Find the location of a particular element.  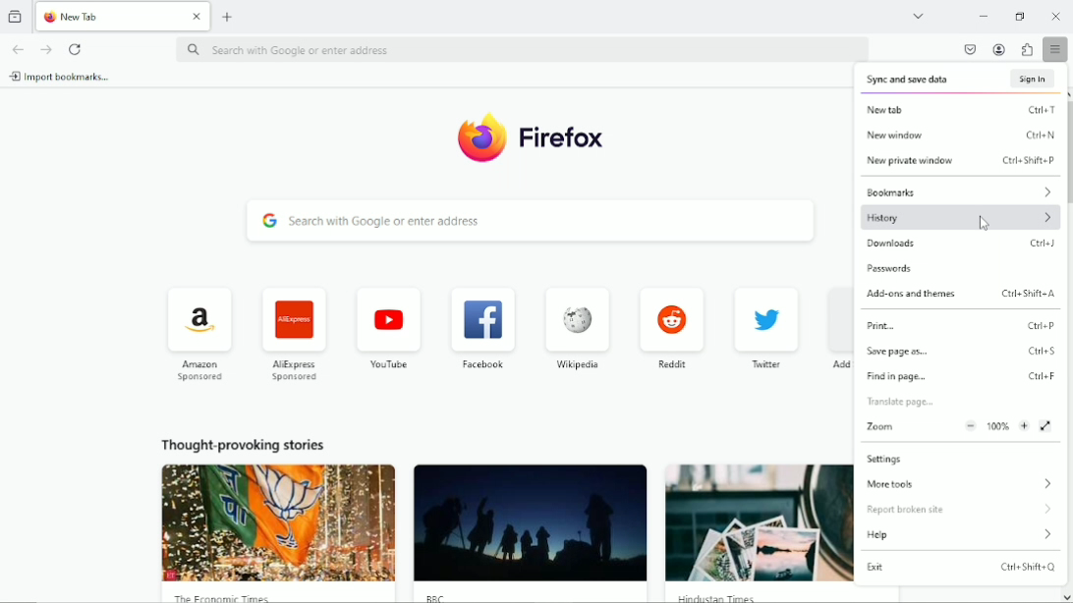

List all tabs is located at coordinates (919, 15).